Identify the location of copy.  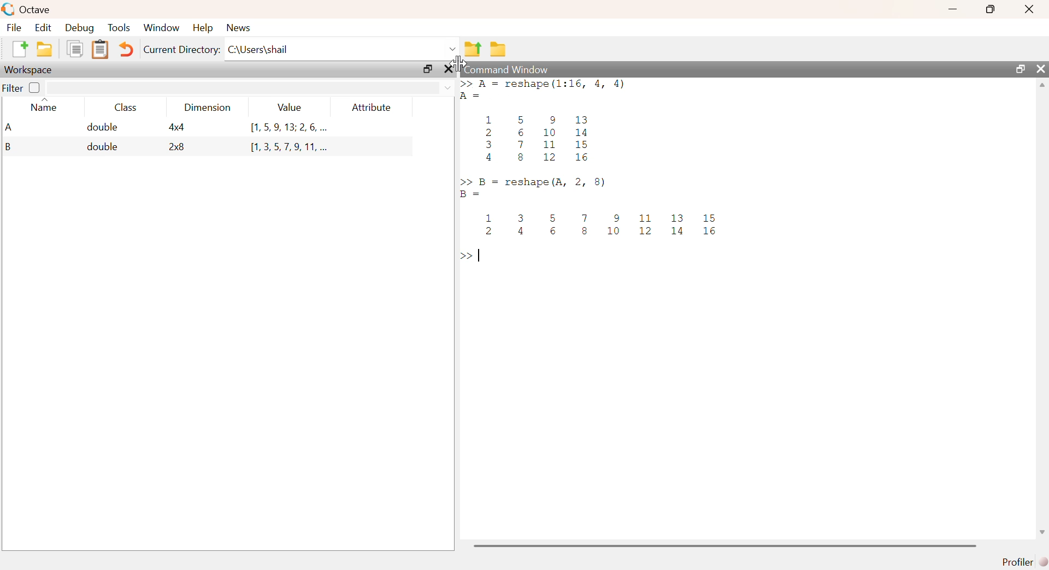
(76, 50).